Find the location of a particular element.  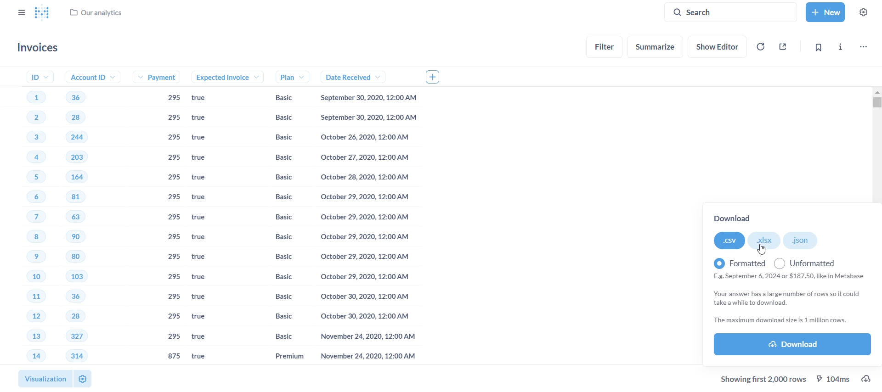

true is located at coordinates (204, 118).